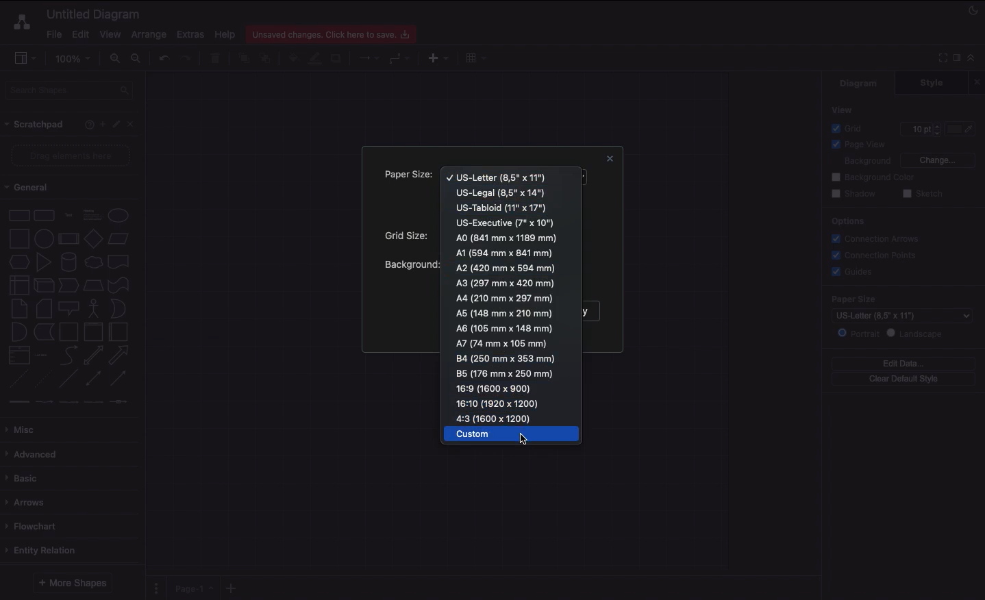  I want to click on Connection , so click(369, 58).